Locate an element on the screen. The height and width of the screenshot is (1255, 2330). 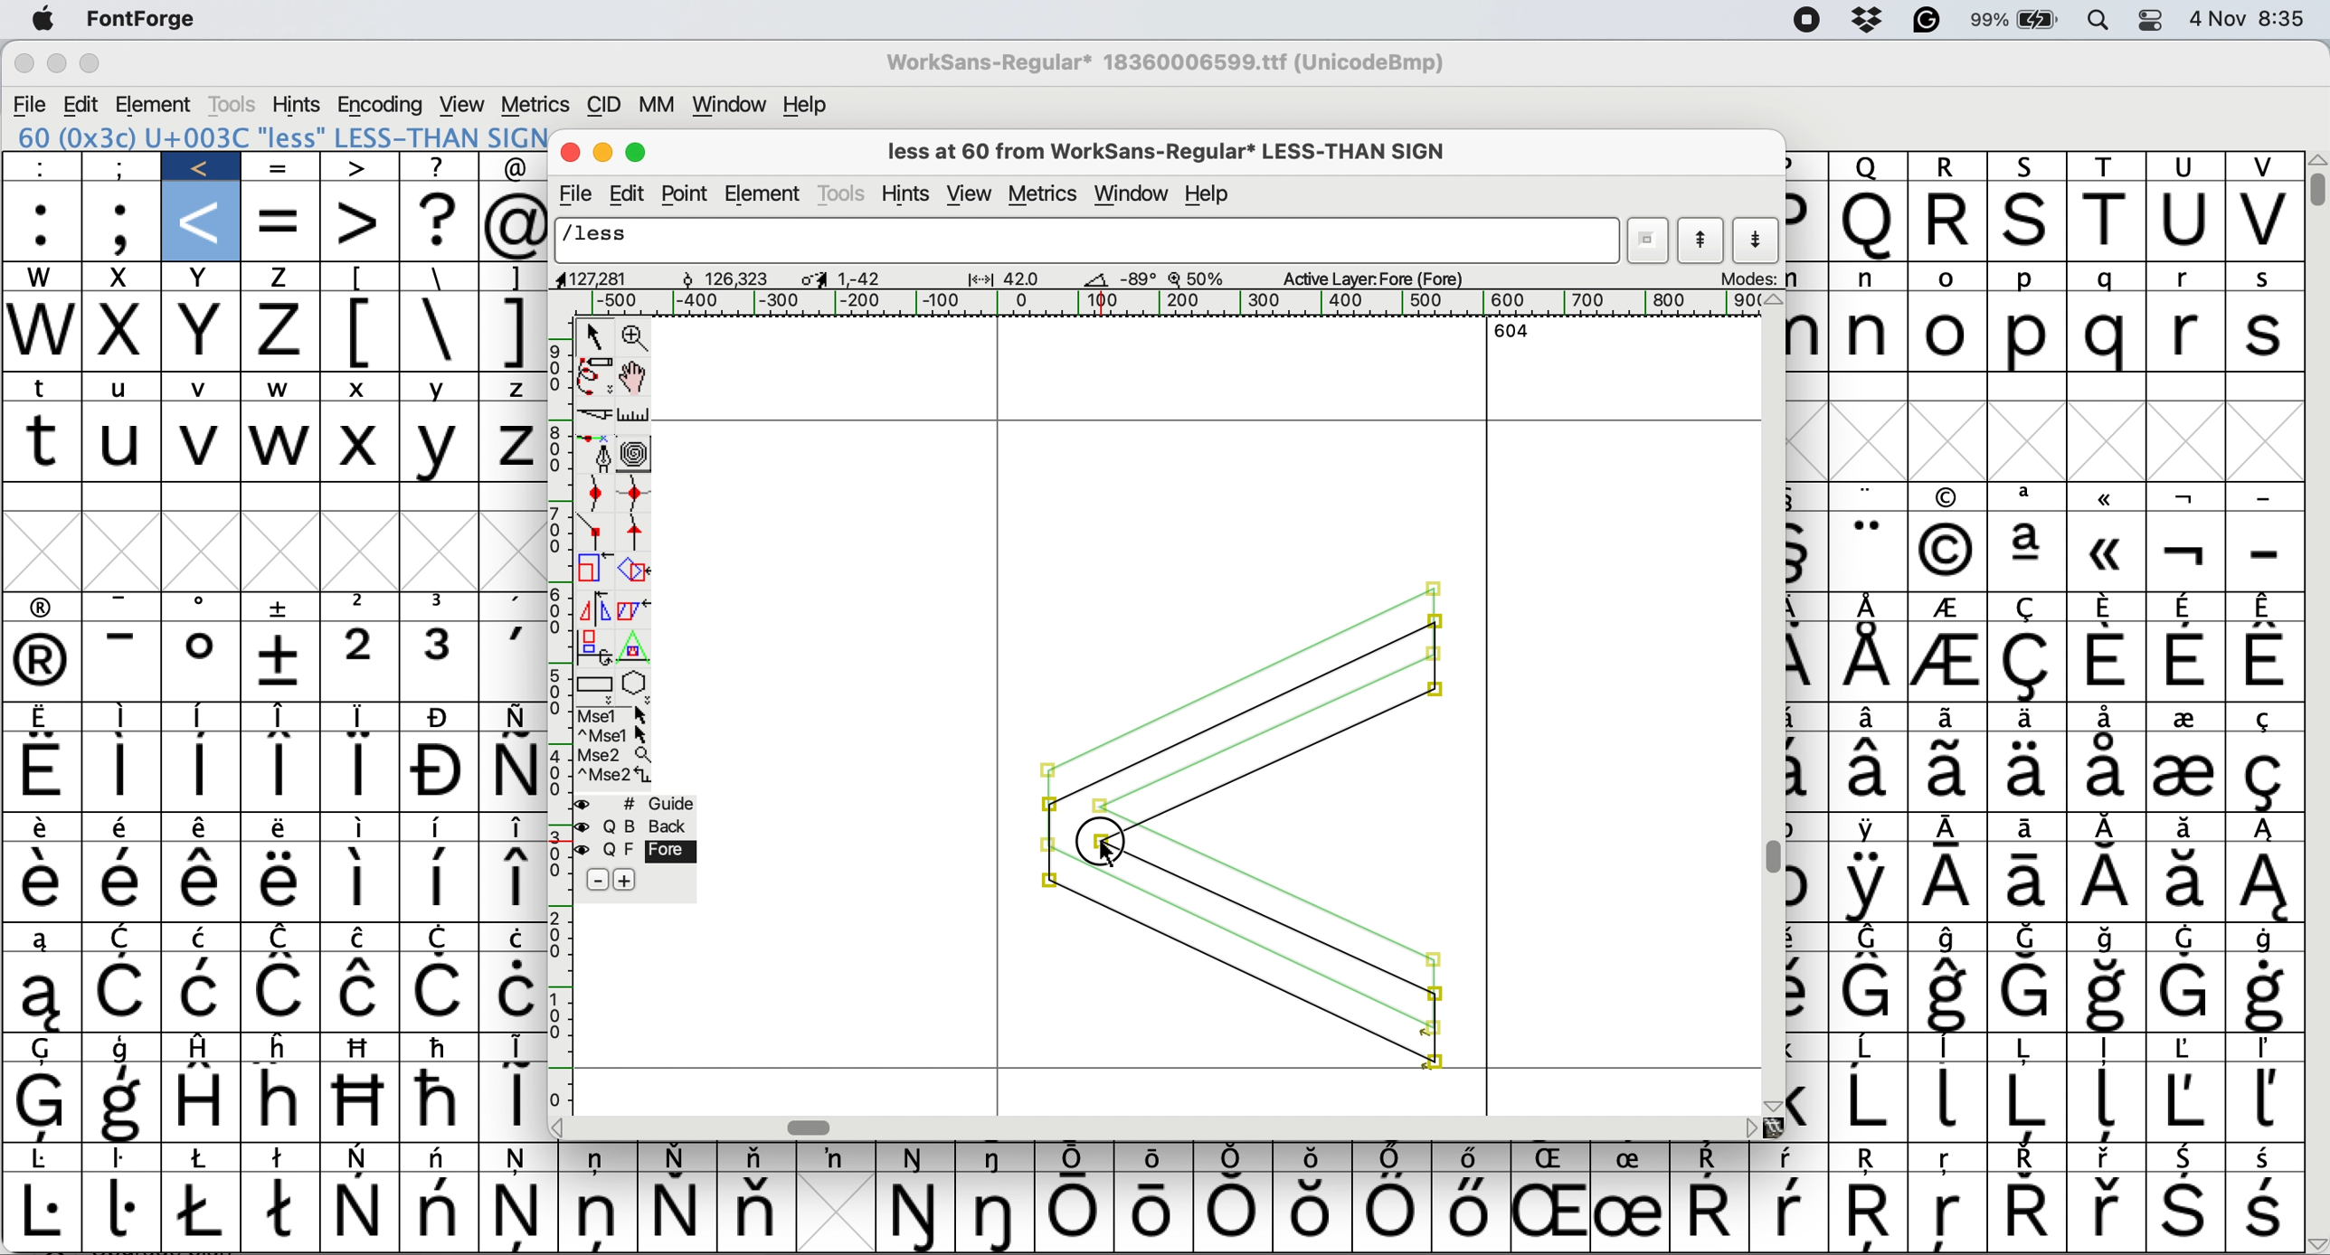
Z is located at coordinates (512, 388).